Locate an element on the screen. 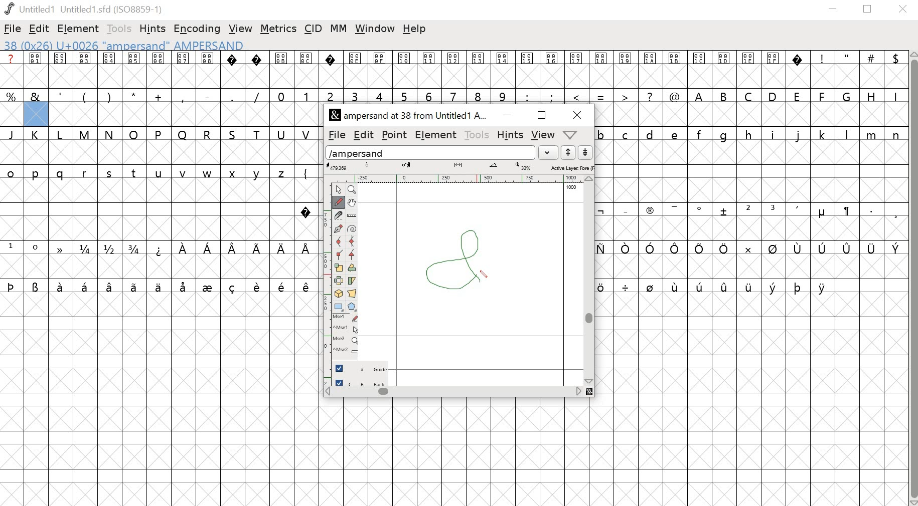 This screenshot has height=506, width=918. symbol is located at coordinates (233, 286).